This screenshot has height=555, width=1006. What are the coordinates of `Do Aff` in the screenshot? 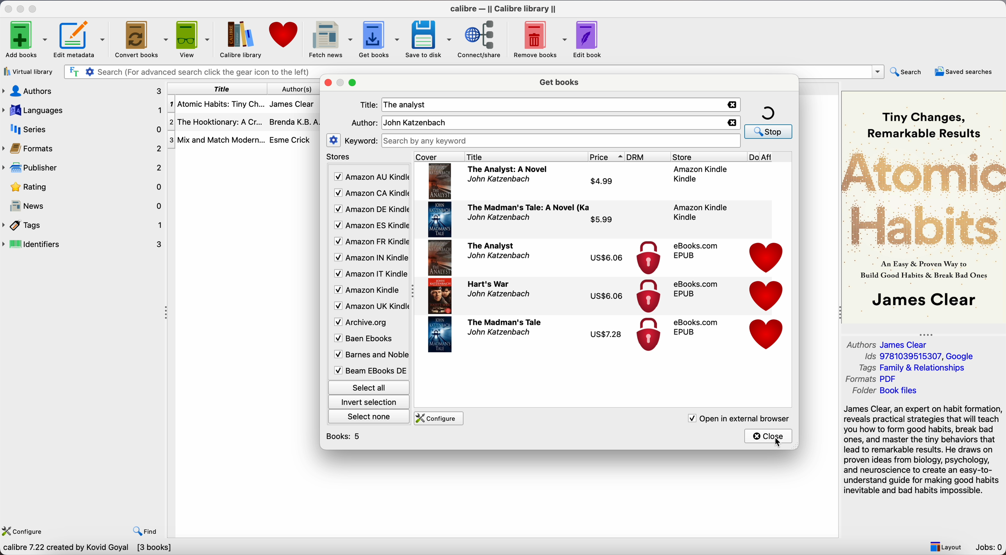 It's located at (770, 157).